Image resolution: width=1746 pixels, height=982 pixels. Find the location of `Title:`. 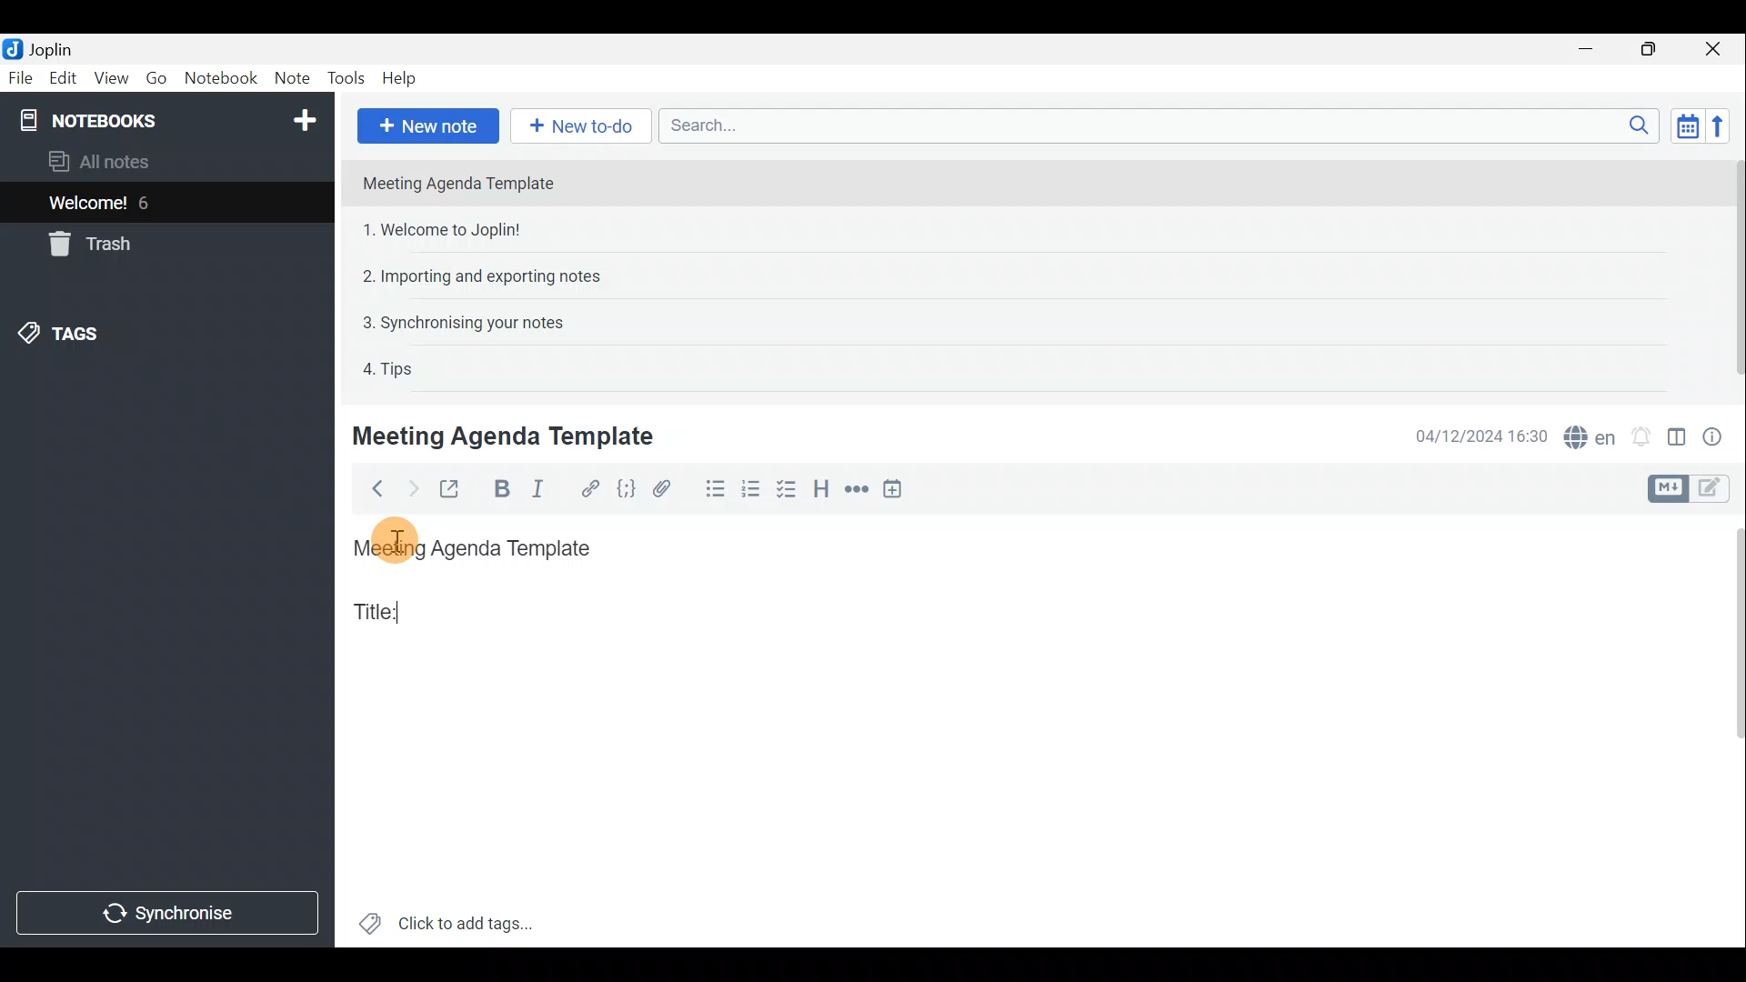

Title: is located at coordinates (379, 610).